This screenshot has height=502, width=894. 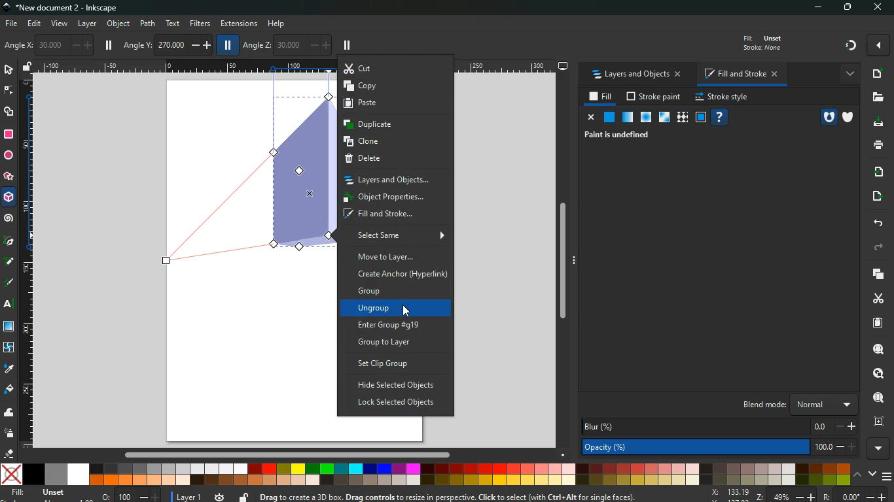 What do you see at coordinates (347, 46) in the screenshot?
I see `pause` at bounding box center [347, 46].